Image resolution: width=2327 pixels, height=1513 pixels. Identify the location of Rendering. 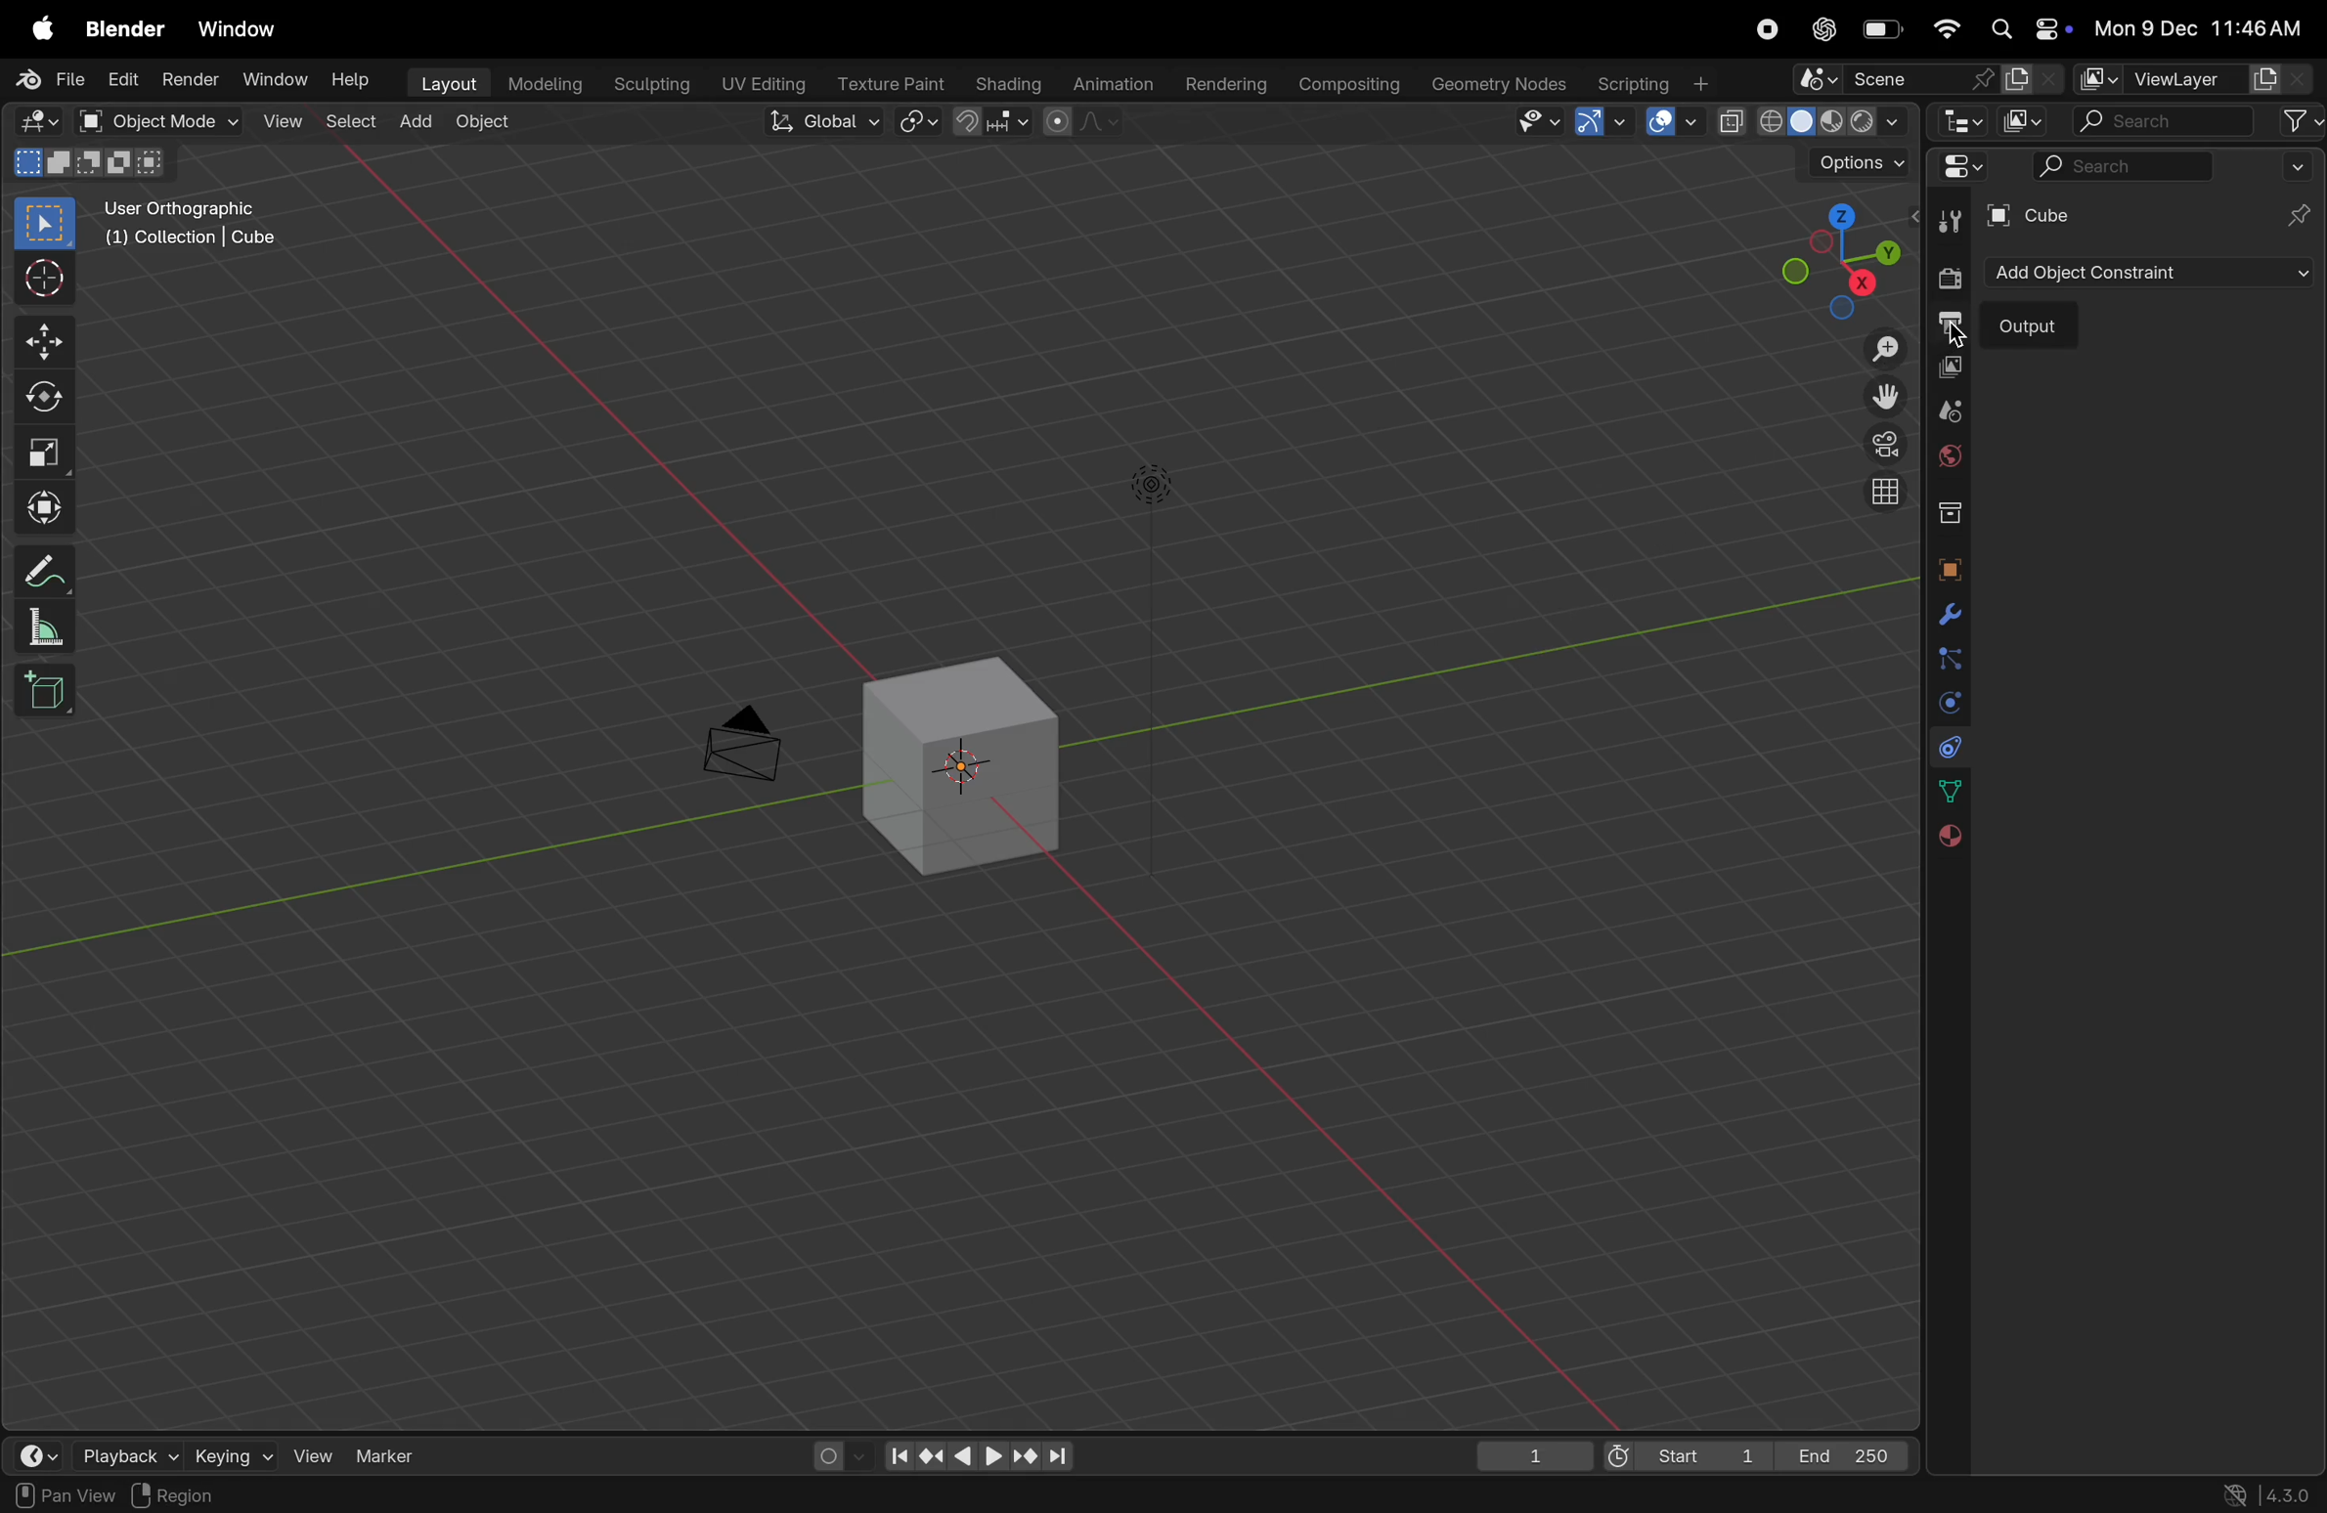
(1232, 81).